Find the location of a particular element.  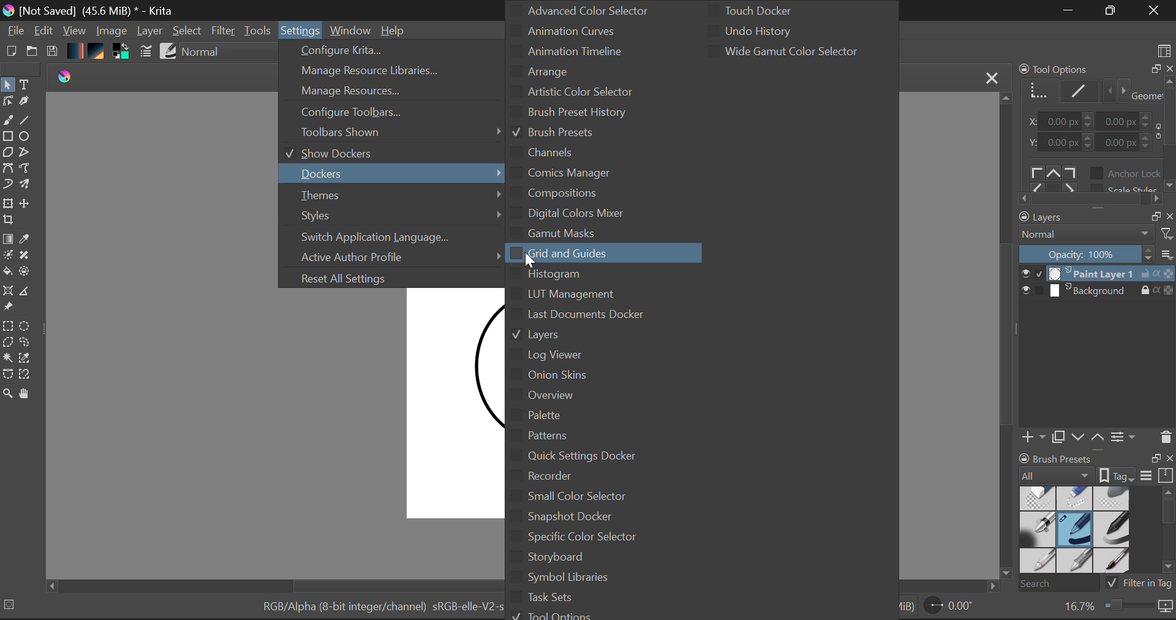

Calligraphic Tool is located at coordinates (28, 103).